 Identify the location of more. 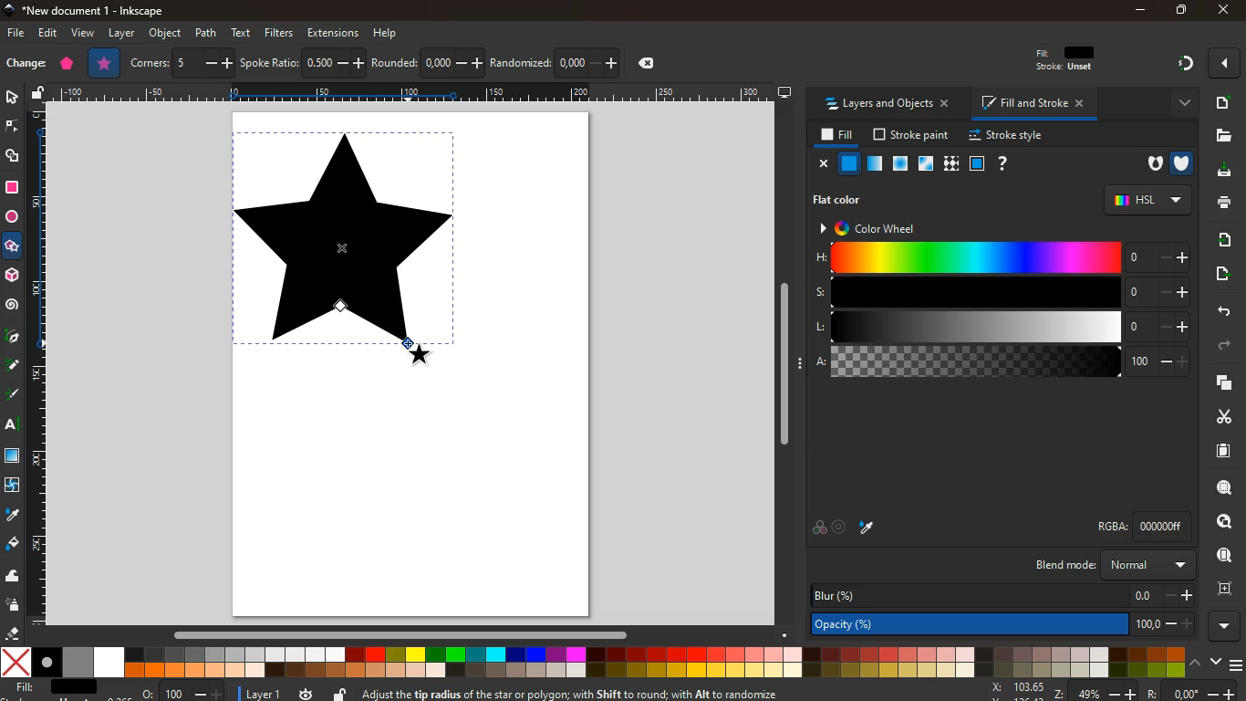
(1222, 65).